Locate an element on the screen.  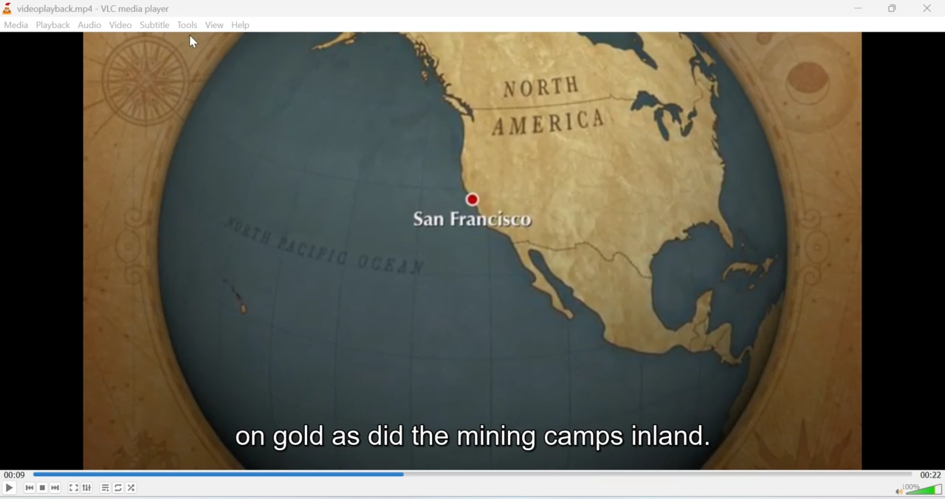
Volume is located at coordinates (921, 490).